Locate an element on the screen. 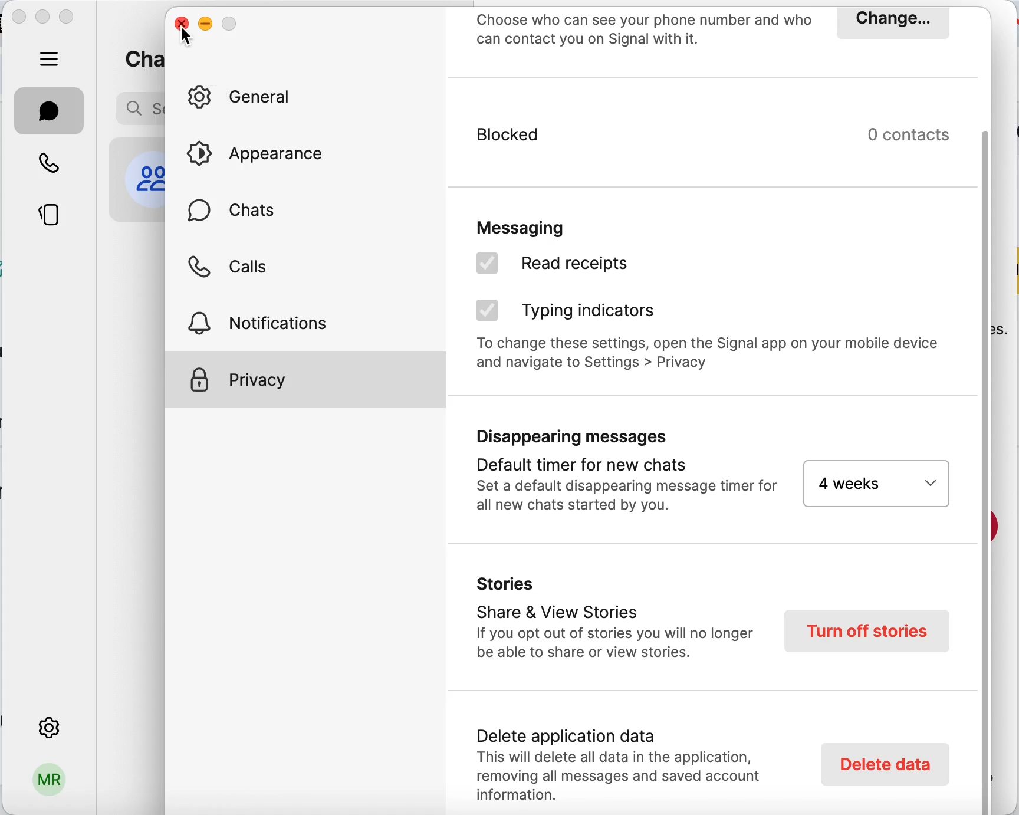 Image resolution: width=1019 pixels, height=815 pixels. chats is located at coordinates (237, 216).